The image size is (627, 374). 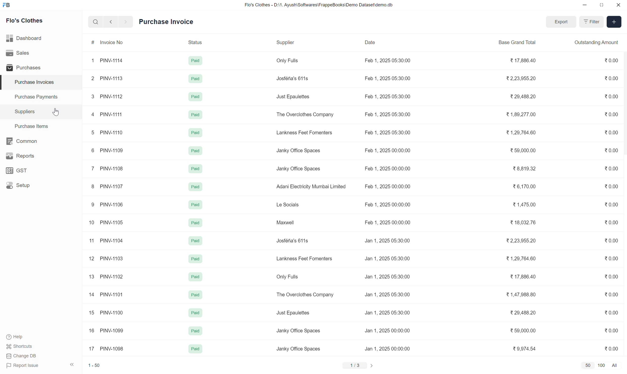 What do you see at coordinates (111, 22) in the screenshot?
I see `Previous` at bounding box center [111, 22].